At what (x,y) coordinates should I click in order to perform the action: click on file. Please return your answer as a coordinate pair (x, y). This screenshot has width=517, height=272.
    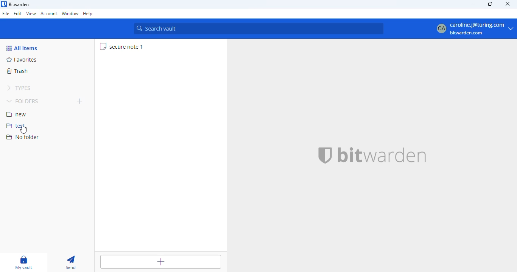
    Looking at the image, I should click on (6, 14).